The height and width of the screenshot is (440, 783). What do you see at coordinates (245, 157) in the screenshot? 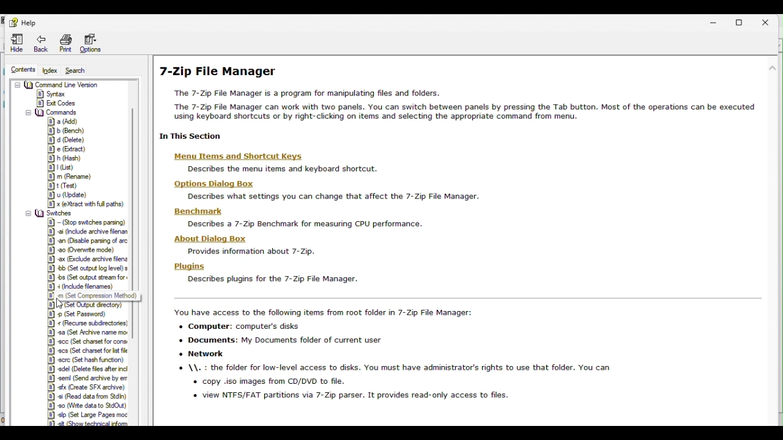
I see `menu items and shortcut` at bounding box center [245, 157].